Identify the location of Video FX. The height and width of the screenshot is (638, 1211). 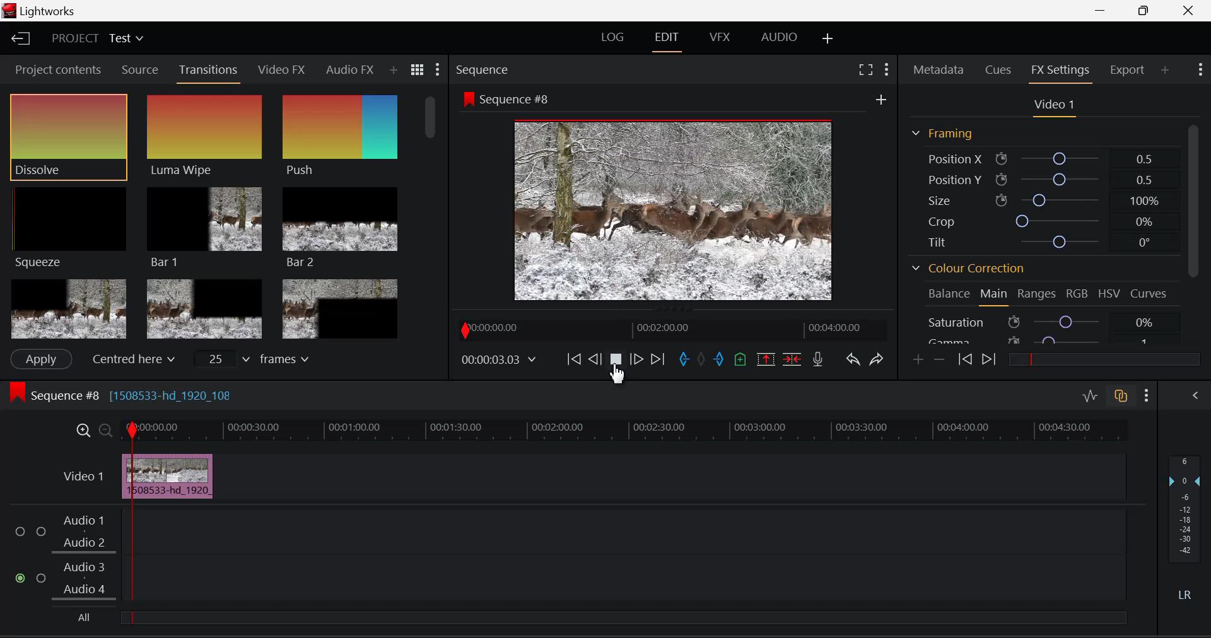
(283, 71).